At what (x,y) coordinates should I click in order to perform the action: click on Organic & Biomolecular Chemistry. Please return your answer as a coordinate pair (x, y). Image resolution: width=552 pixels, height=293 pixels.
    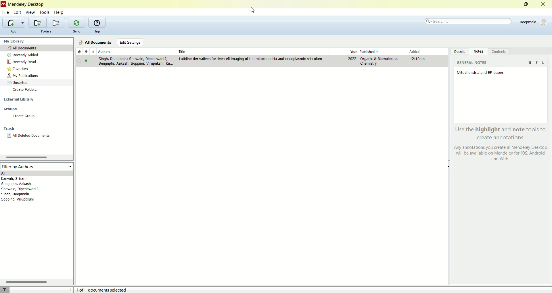
    Looking at the image, I should click on (379, 61).